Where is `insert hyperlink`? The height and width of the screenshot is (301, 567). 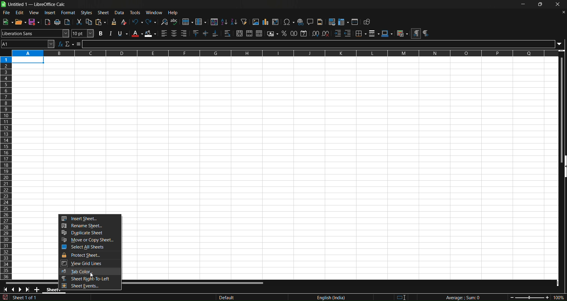
insert hyperlink is located at coordinates (301, 22).